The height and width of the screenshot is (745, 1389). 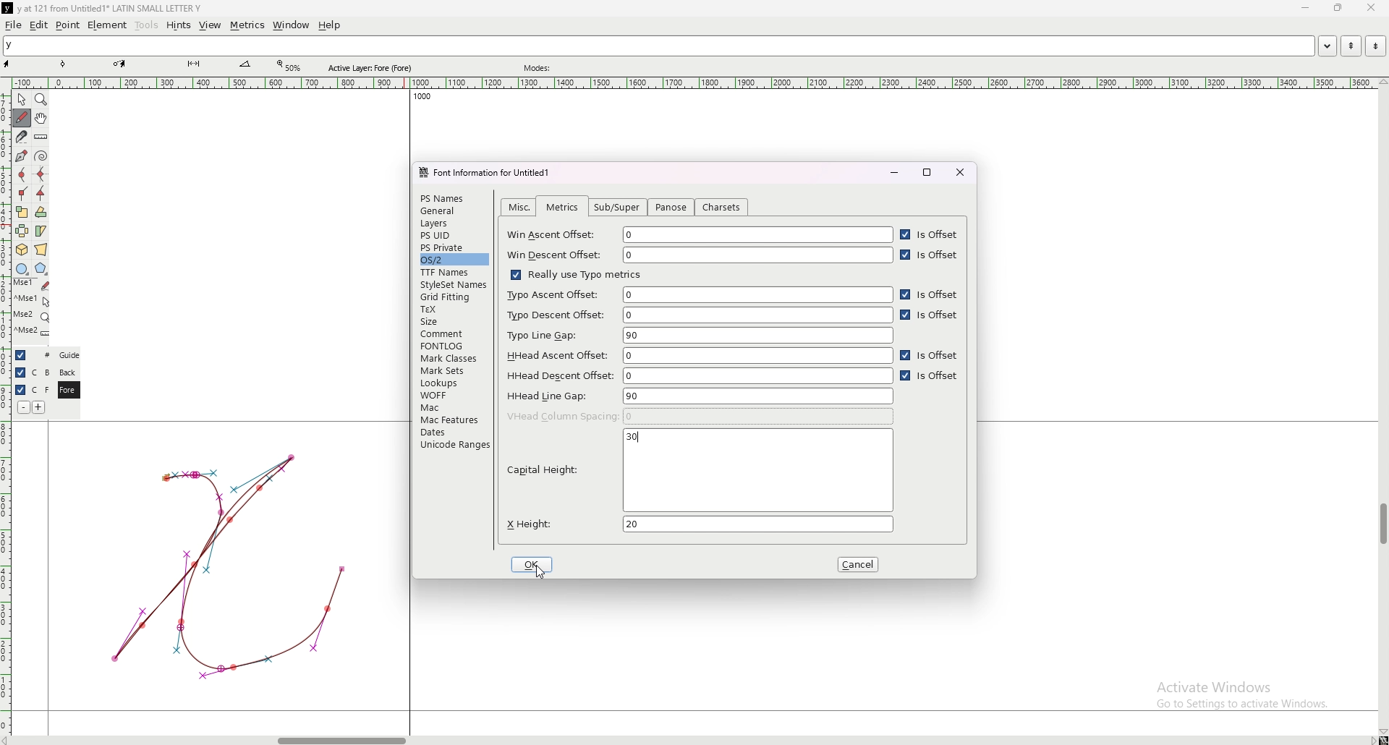 I want to click on fore, so click(x=67, y=391).